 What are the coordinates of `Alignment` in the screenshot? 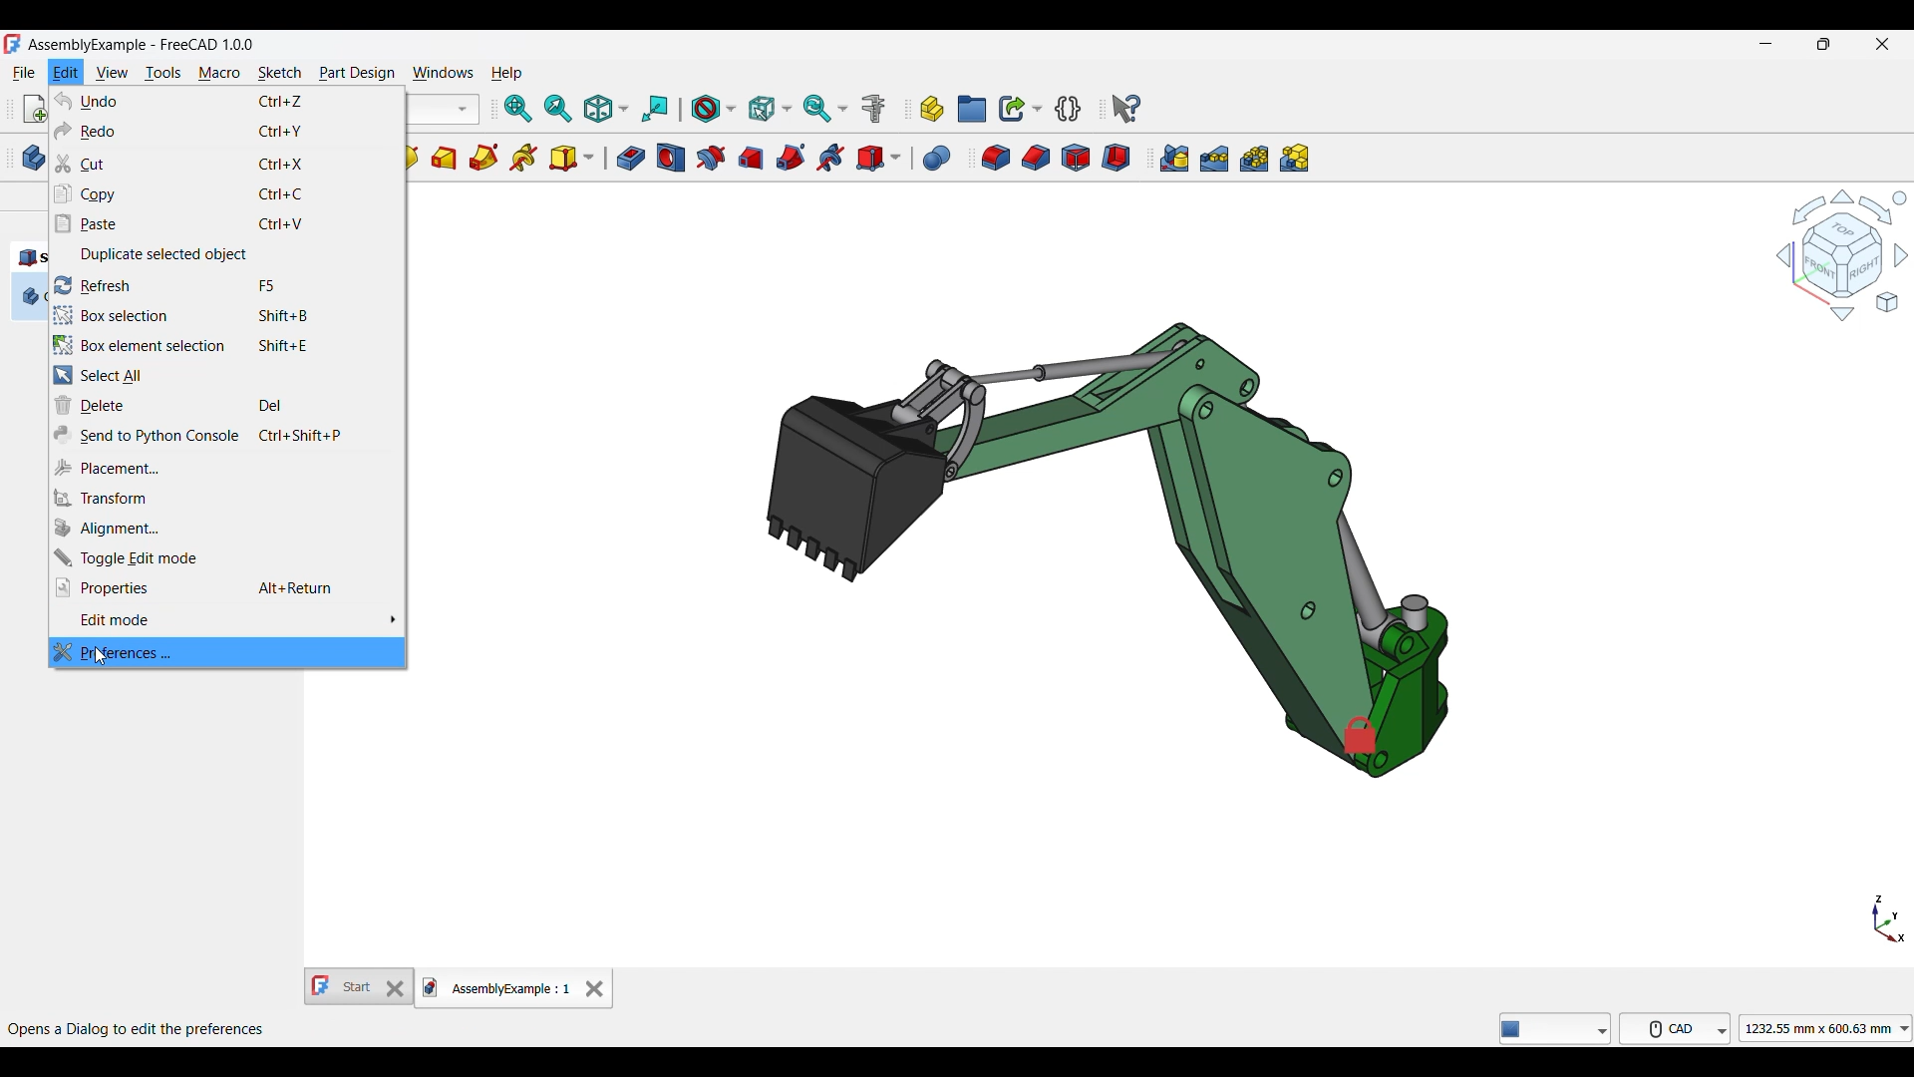 It's located at (227, 528).